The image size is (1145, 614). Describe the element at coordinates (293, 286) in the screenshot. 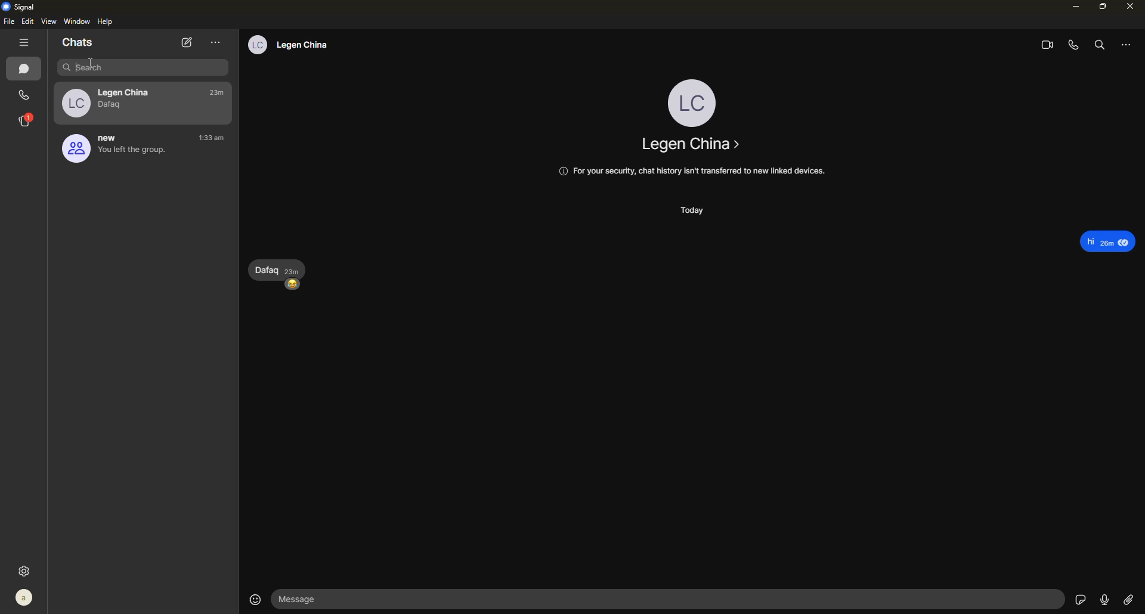

I see `happy emoji` at that location.